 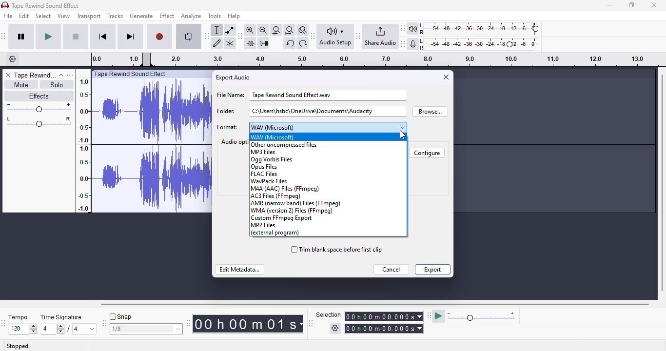 What do you see at coordinates (59, 84) in the screenshot?
I see `solo` at bounding box center [59, 84].